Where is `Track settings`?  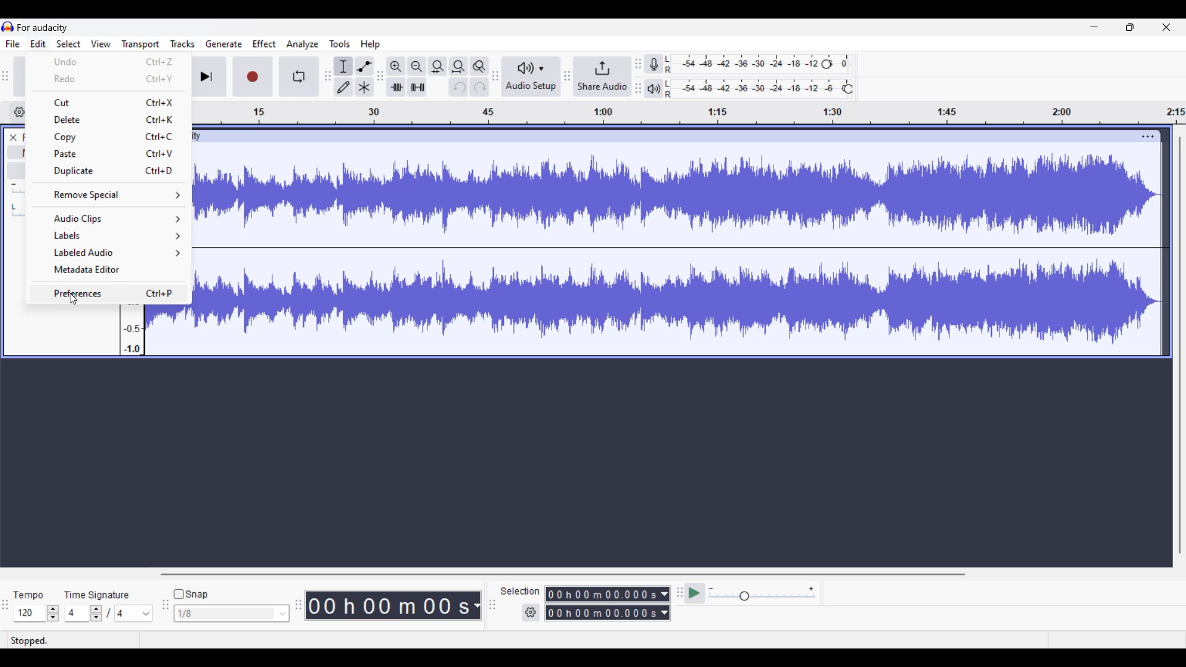
Track settings is located at coordinates (1148, 136).